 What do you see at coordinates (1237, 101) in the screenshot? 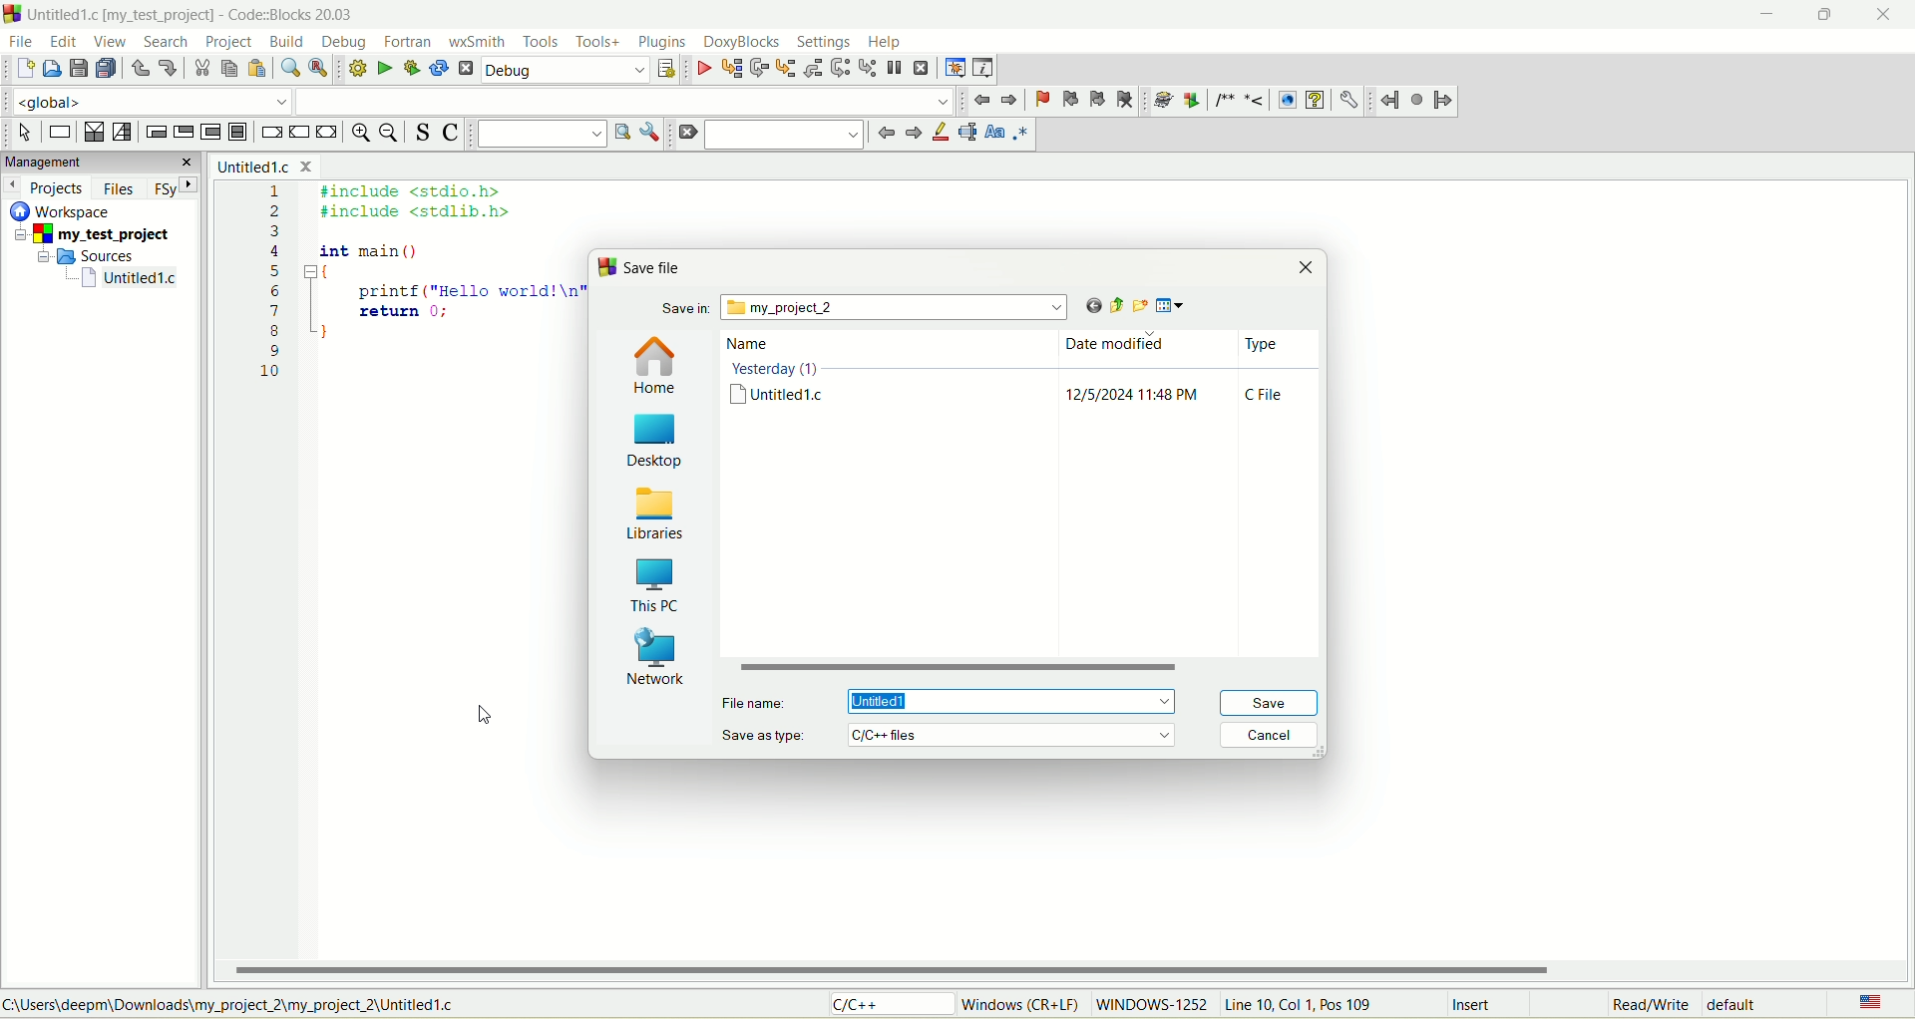
I see `comment` at bounding box center [1237, 101].